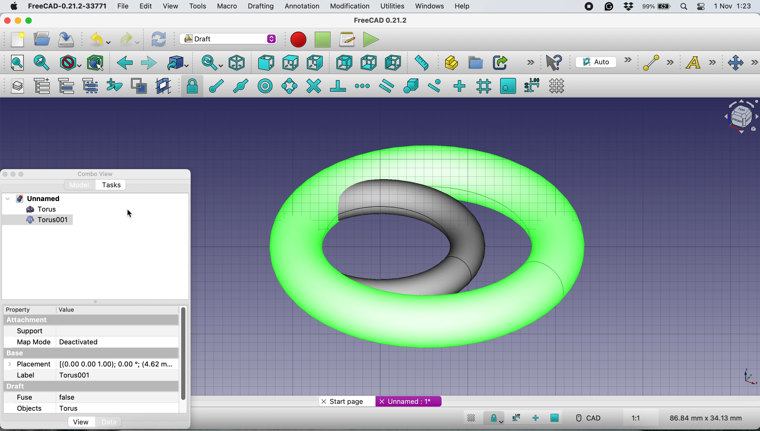 This screenshot has height=431, width=760. What do you see at coordinates (436, 245) in the screenshot?
I see `Scaled Torus` at bounding box center [436, 245].